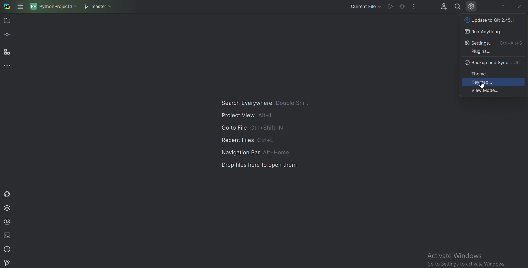 The image size is (528, 268). I want to click on Restore down, so click(502, 6).